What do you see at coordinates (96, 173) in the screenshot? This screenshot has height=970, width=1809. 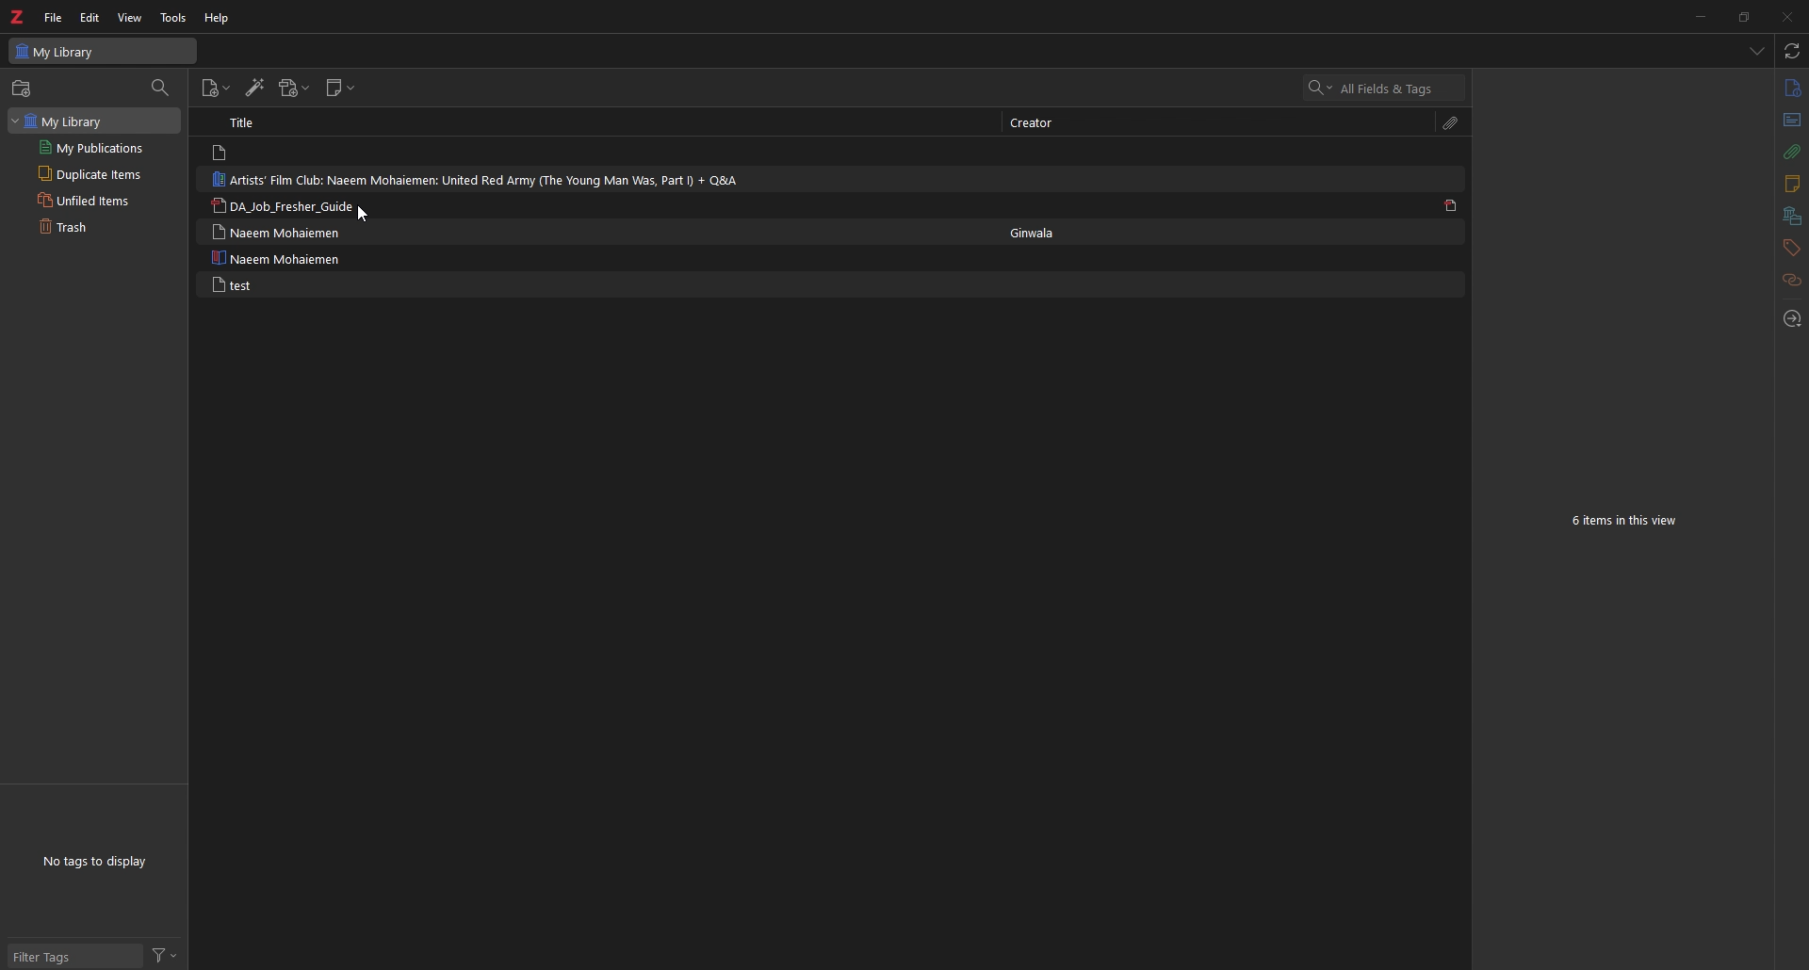 I see `duplicate items` at bounding box center [96, 173].